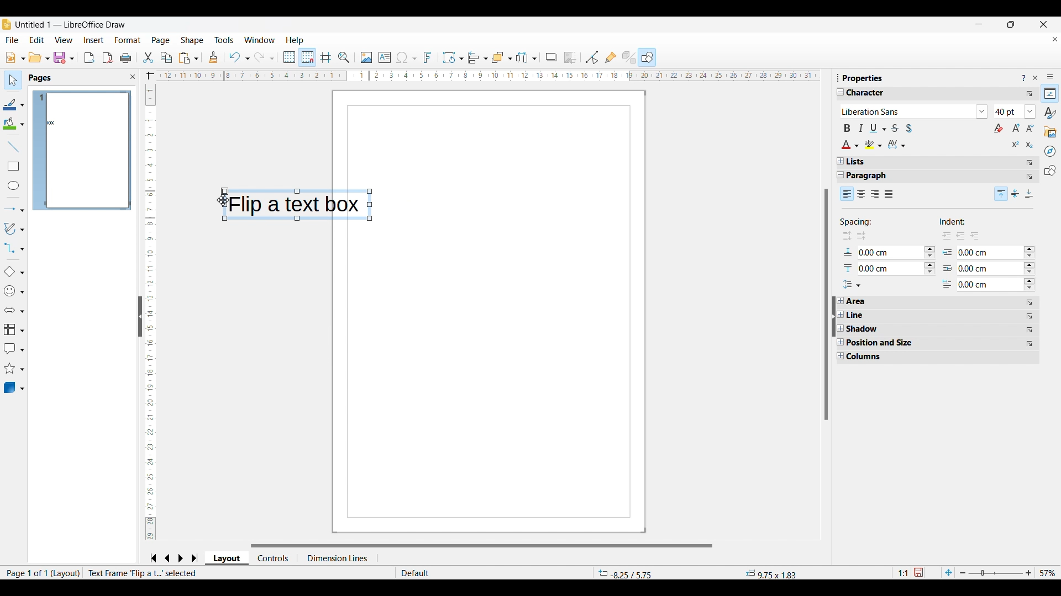 The height and width of the screenshot is (596, 1061). I want to click on Current page preview changed, so click(88, 150).